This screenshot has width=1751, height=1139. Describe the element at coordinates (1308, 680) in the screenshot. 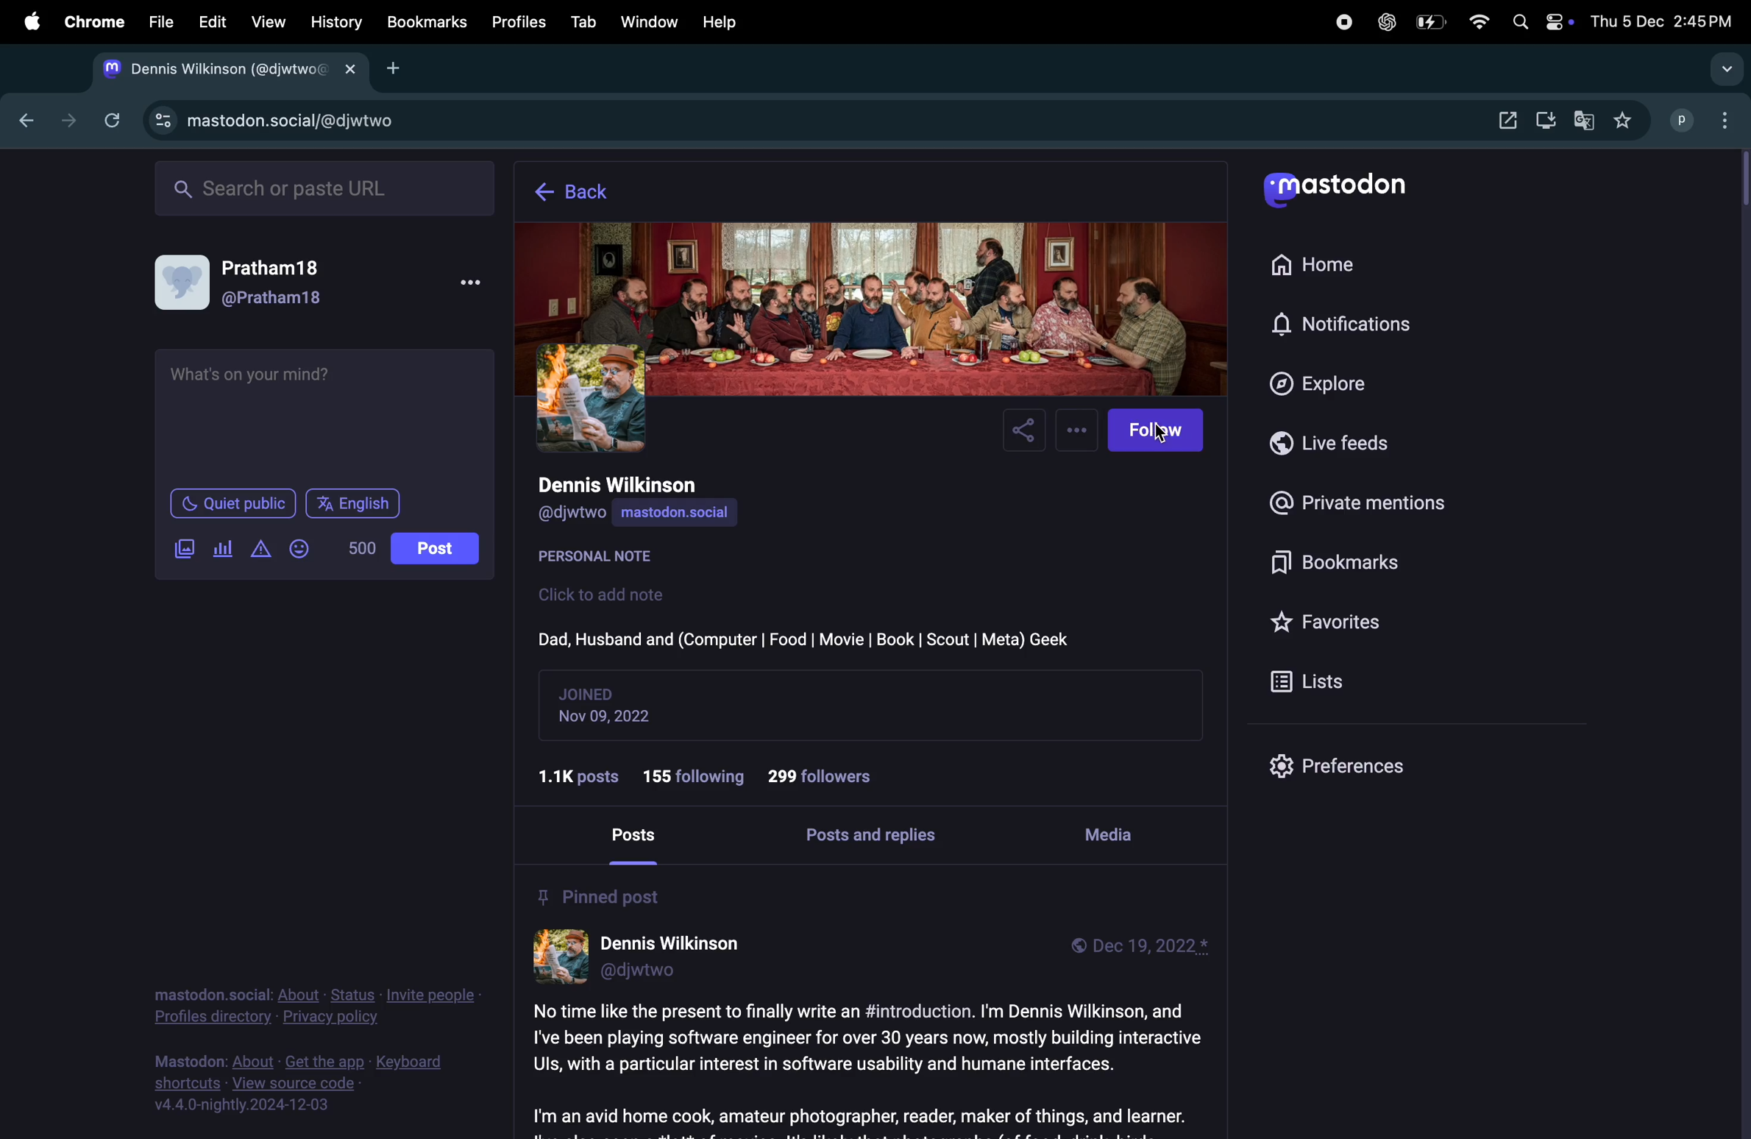

I see `list` at that location.